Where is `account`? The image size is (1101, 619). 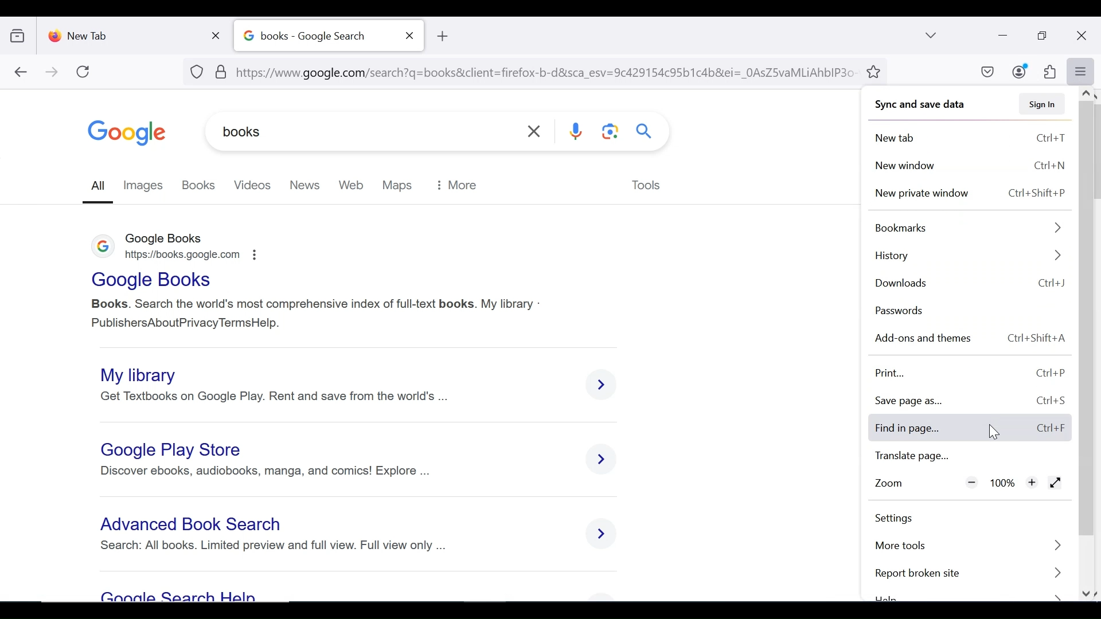
account is located at coordinates (1020, 71).